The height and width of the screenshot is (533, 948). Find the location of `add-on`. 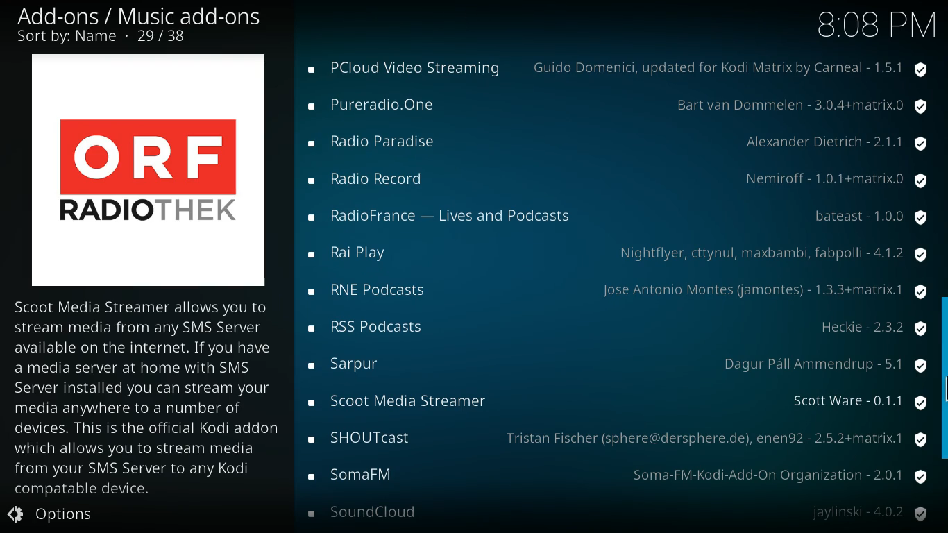

add-on is located at coordinates (351, 364).